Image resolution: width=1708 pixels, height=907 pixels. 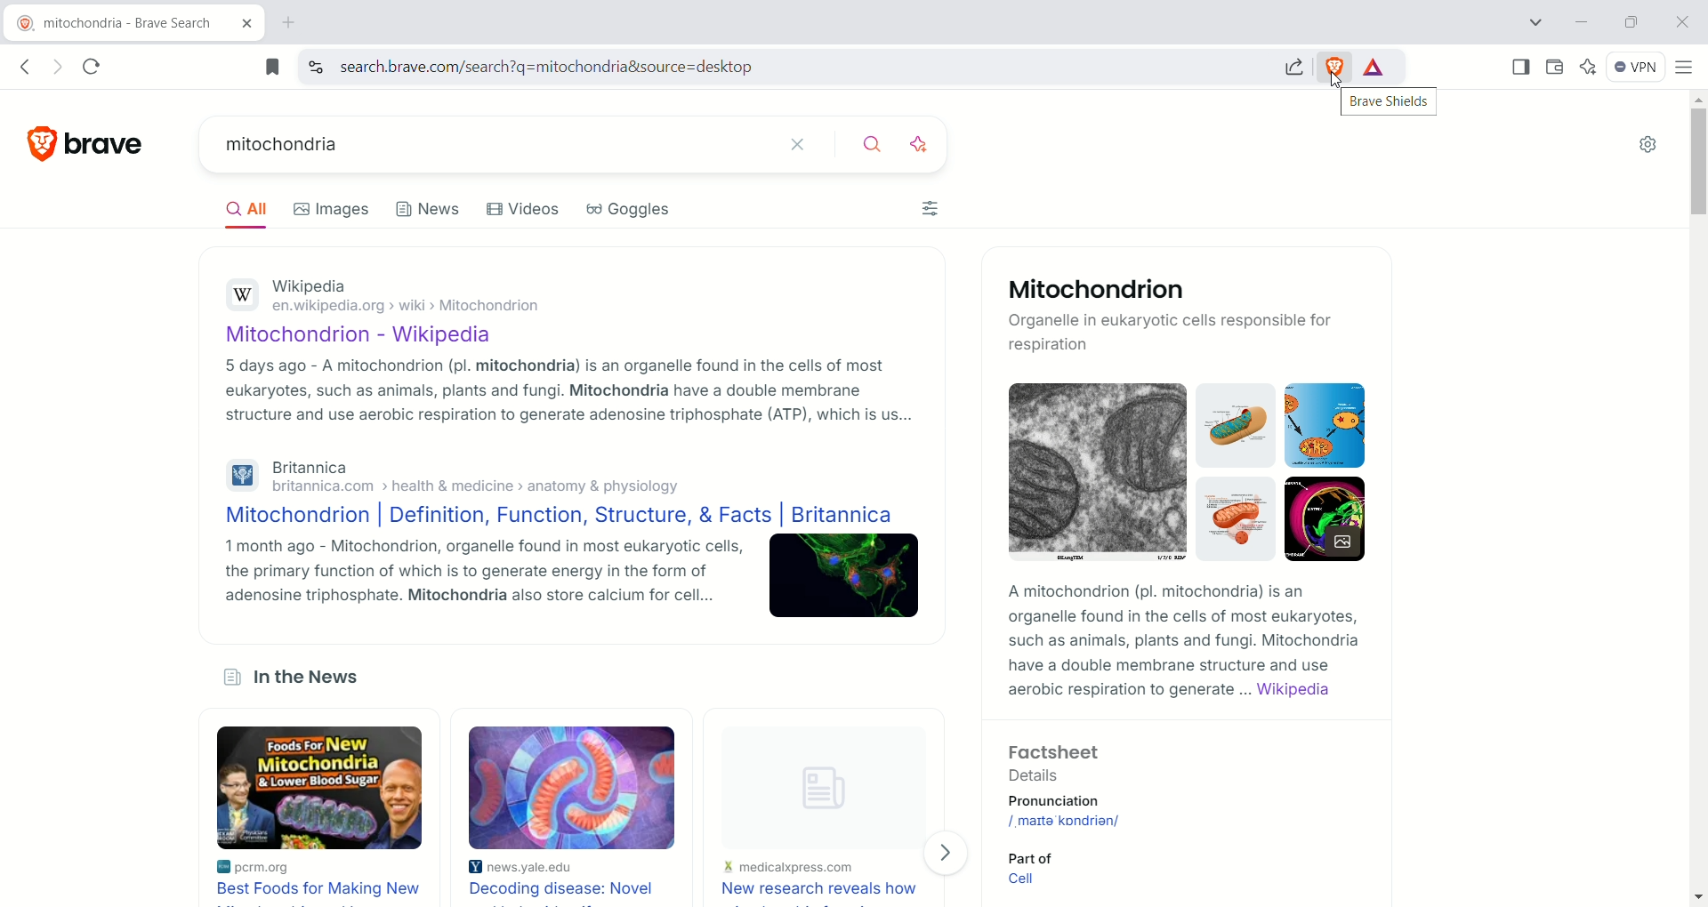 I want to click on All, so click(x=252, y=213).